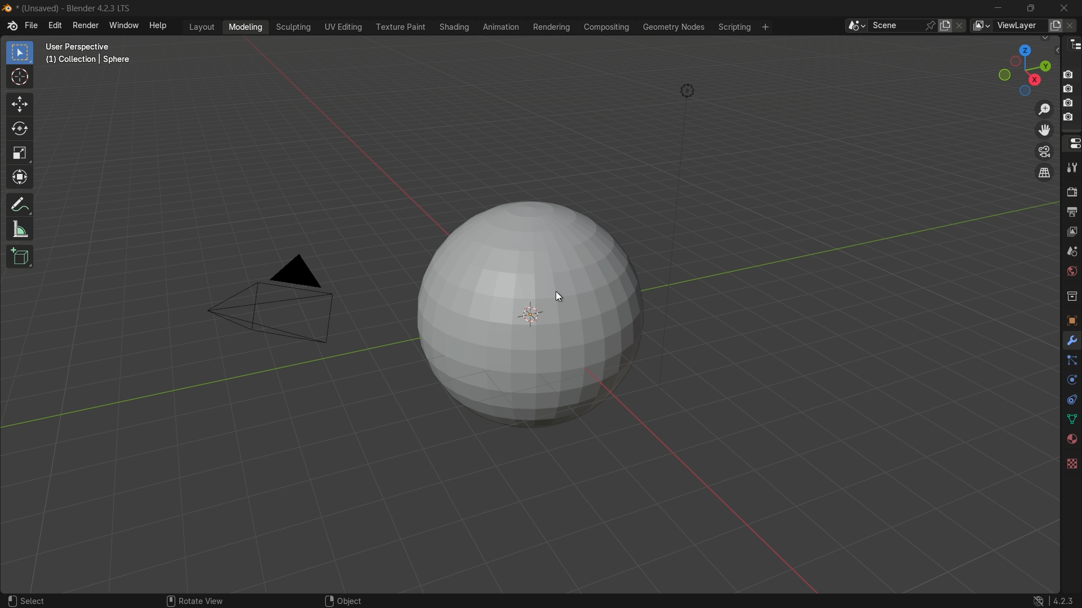 The image size is (1082, 608). What do you see at coordinates (855, 26) in the screenshot?
I see `browse scenes` at bounding box center [855, 26].